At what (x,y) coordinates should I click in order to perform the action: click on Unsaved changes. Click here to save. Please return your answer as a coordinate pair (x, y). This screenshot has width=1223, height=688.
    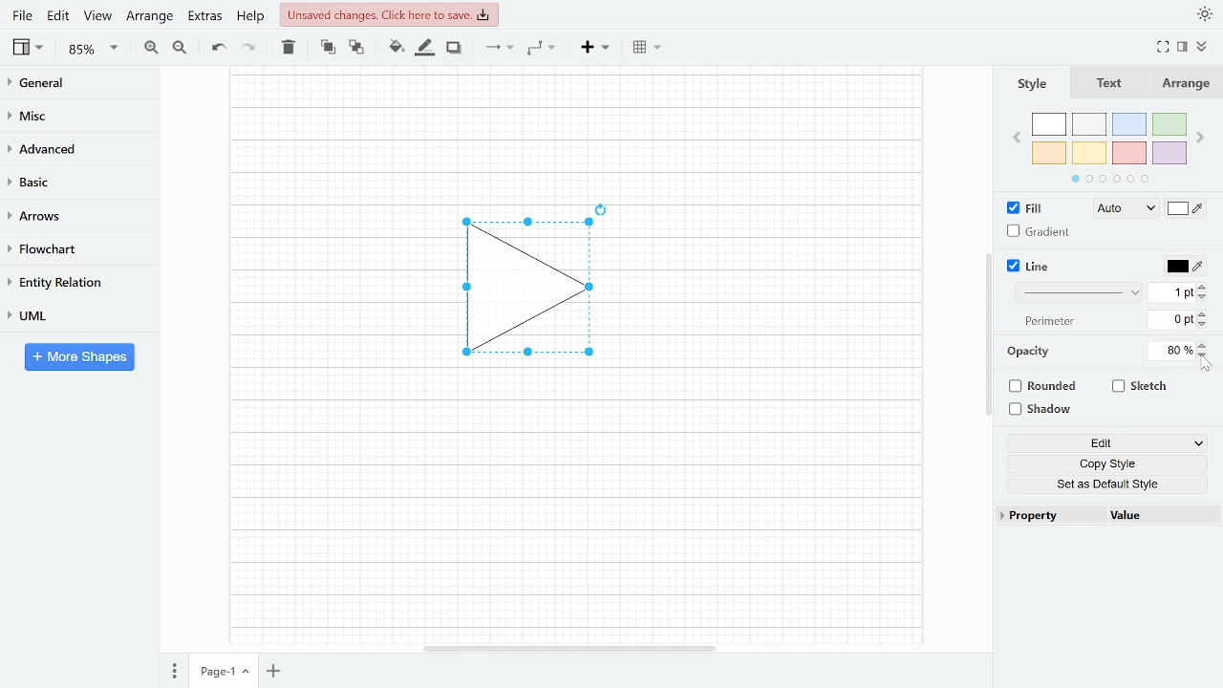
    Looking at the image, I should click on (392, 14).